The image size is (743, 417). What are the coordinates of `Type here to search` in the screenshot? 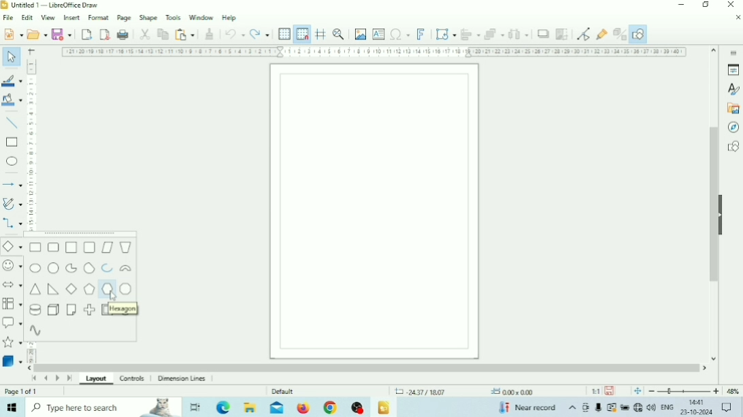 It's located at (103, 407).